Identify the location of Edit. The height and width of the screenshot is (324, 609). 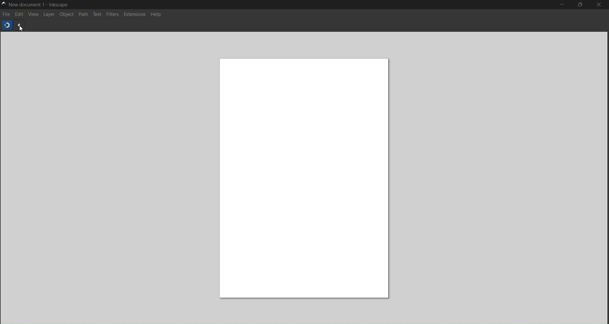
(18, 14).